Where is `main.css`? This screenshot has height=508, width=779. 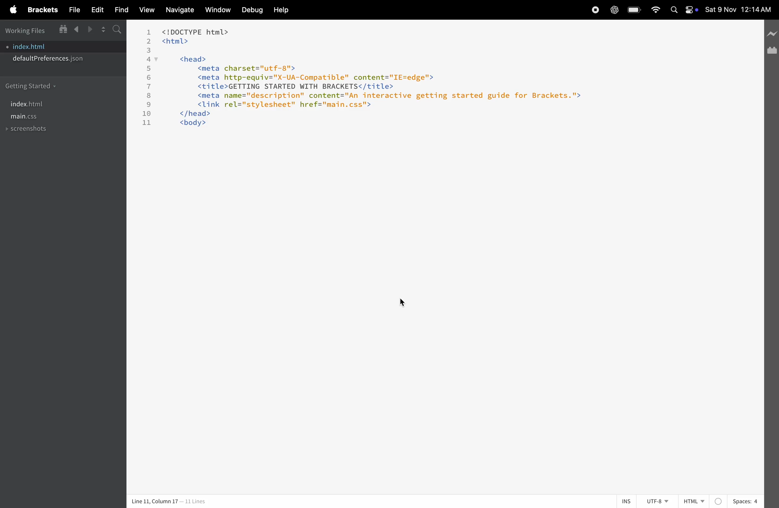 main.css is located at coordinates (59, 117).